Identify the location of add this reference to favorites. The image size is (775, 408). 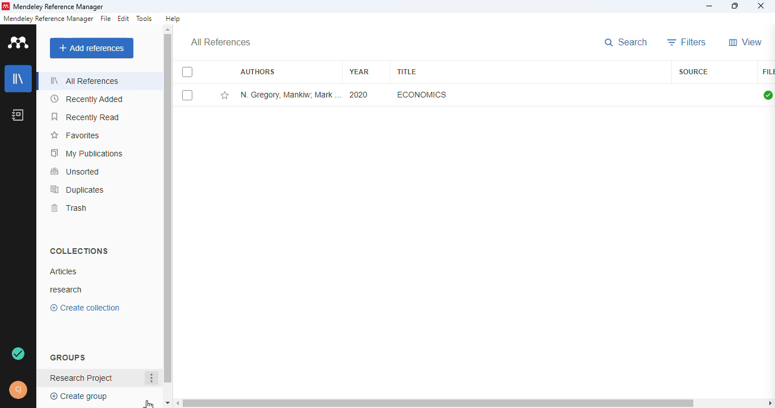
(225, 96).